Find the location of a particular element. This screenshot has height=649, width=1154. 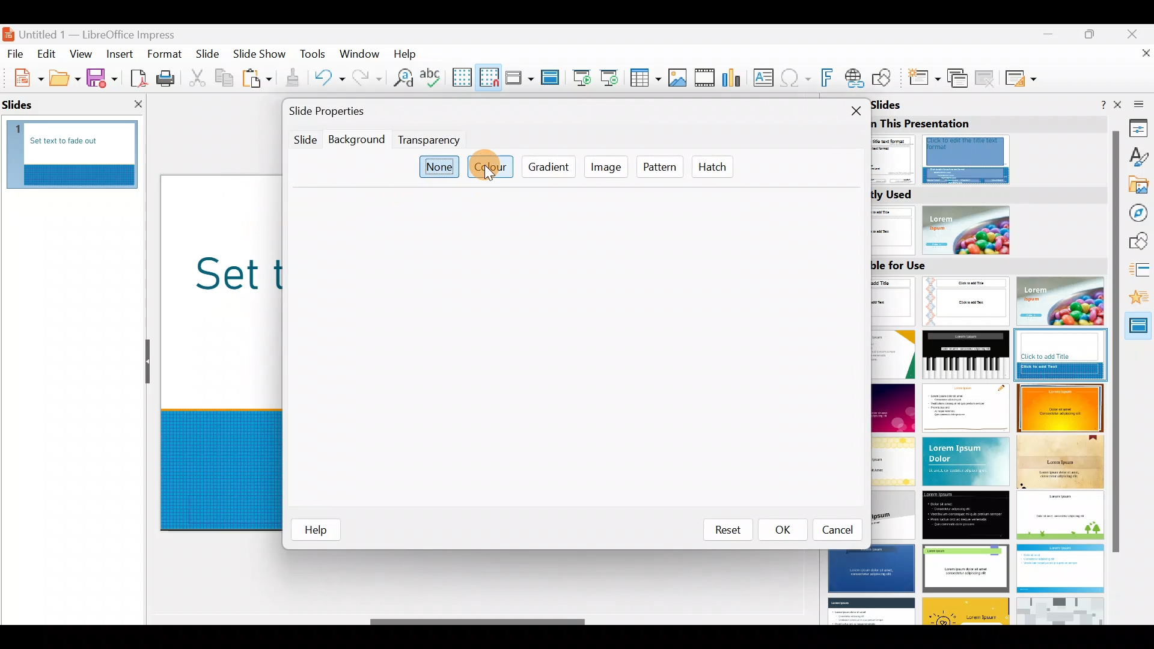

Spelling is located at coordinates (432, 77).